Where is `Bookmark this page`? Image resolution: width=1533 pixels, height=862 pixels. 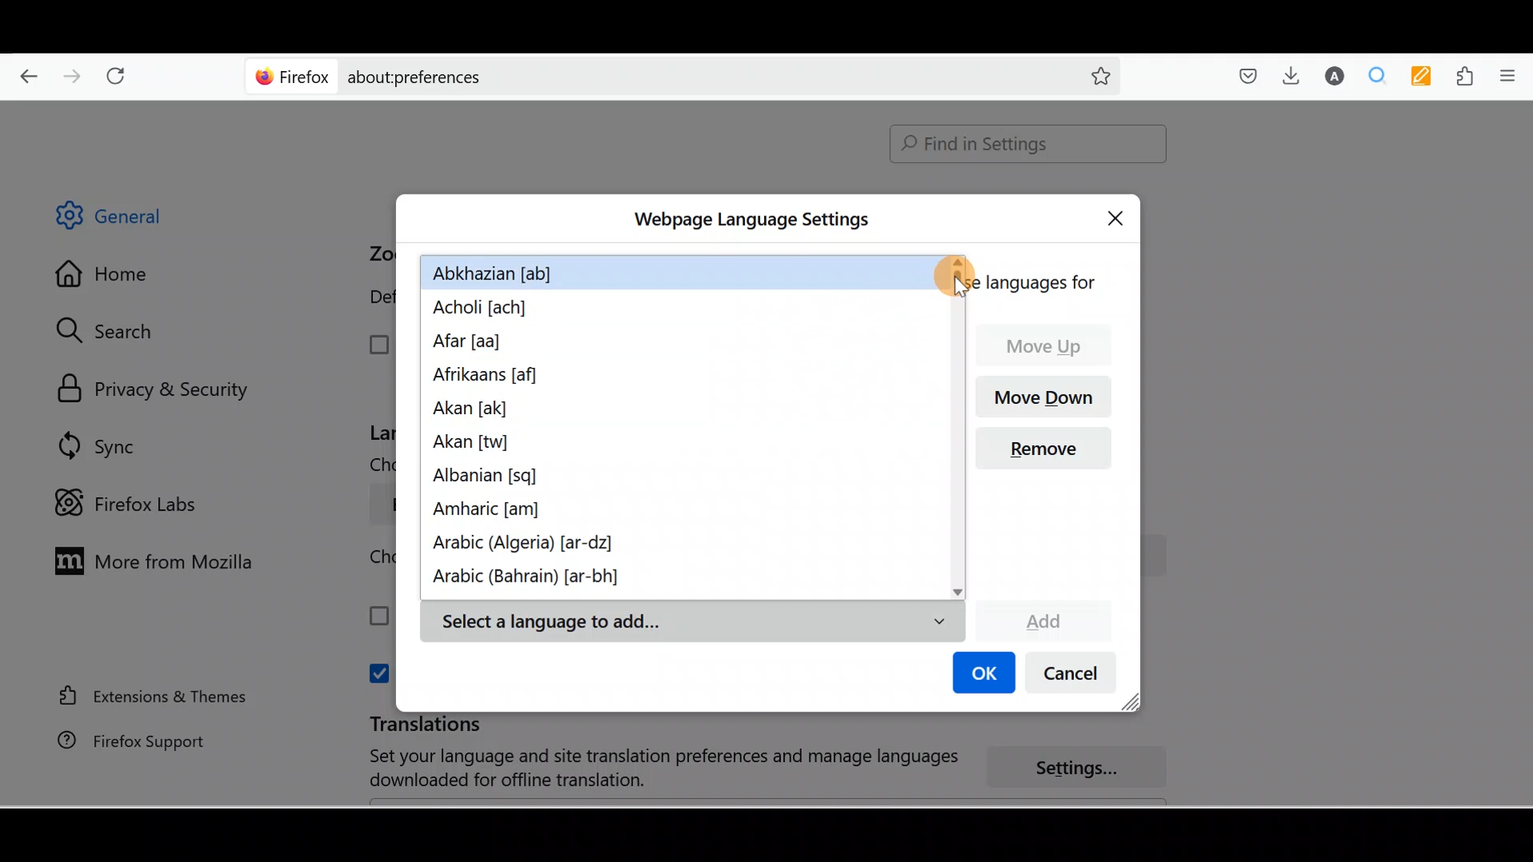 Bookmark this page is located at coordinates (1088, 75).